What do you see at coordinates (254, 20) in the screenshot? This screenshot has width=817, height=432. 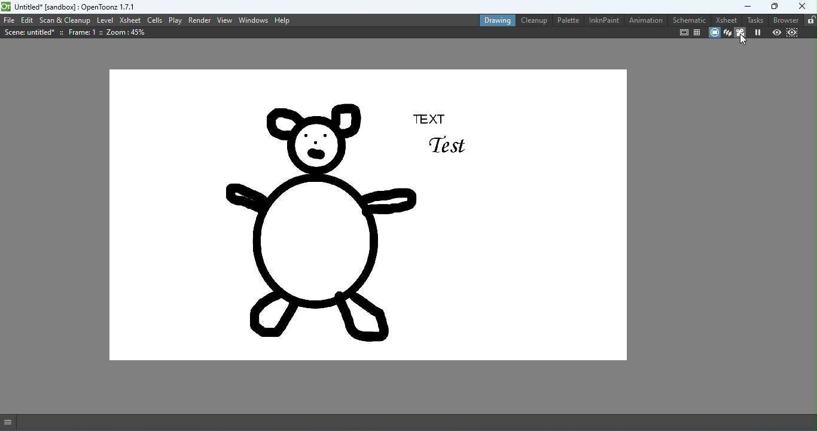 I see `windows` at bounding box center [254, 20].